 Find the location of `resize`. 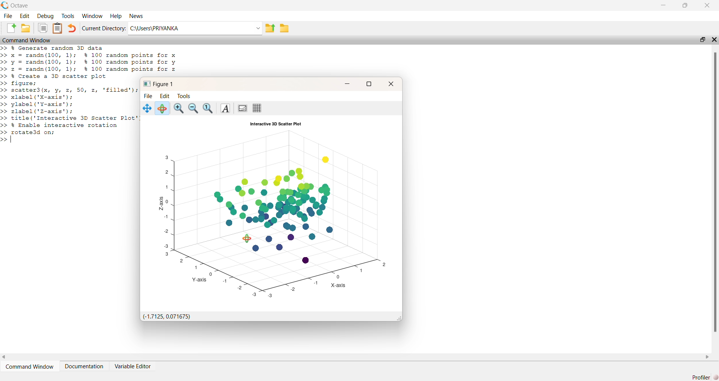

resize is located at coordinates (703, 39).